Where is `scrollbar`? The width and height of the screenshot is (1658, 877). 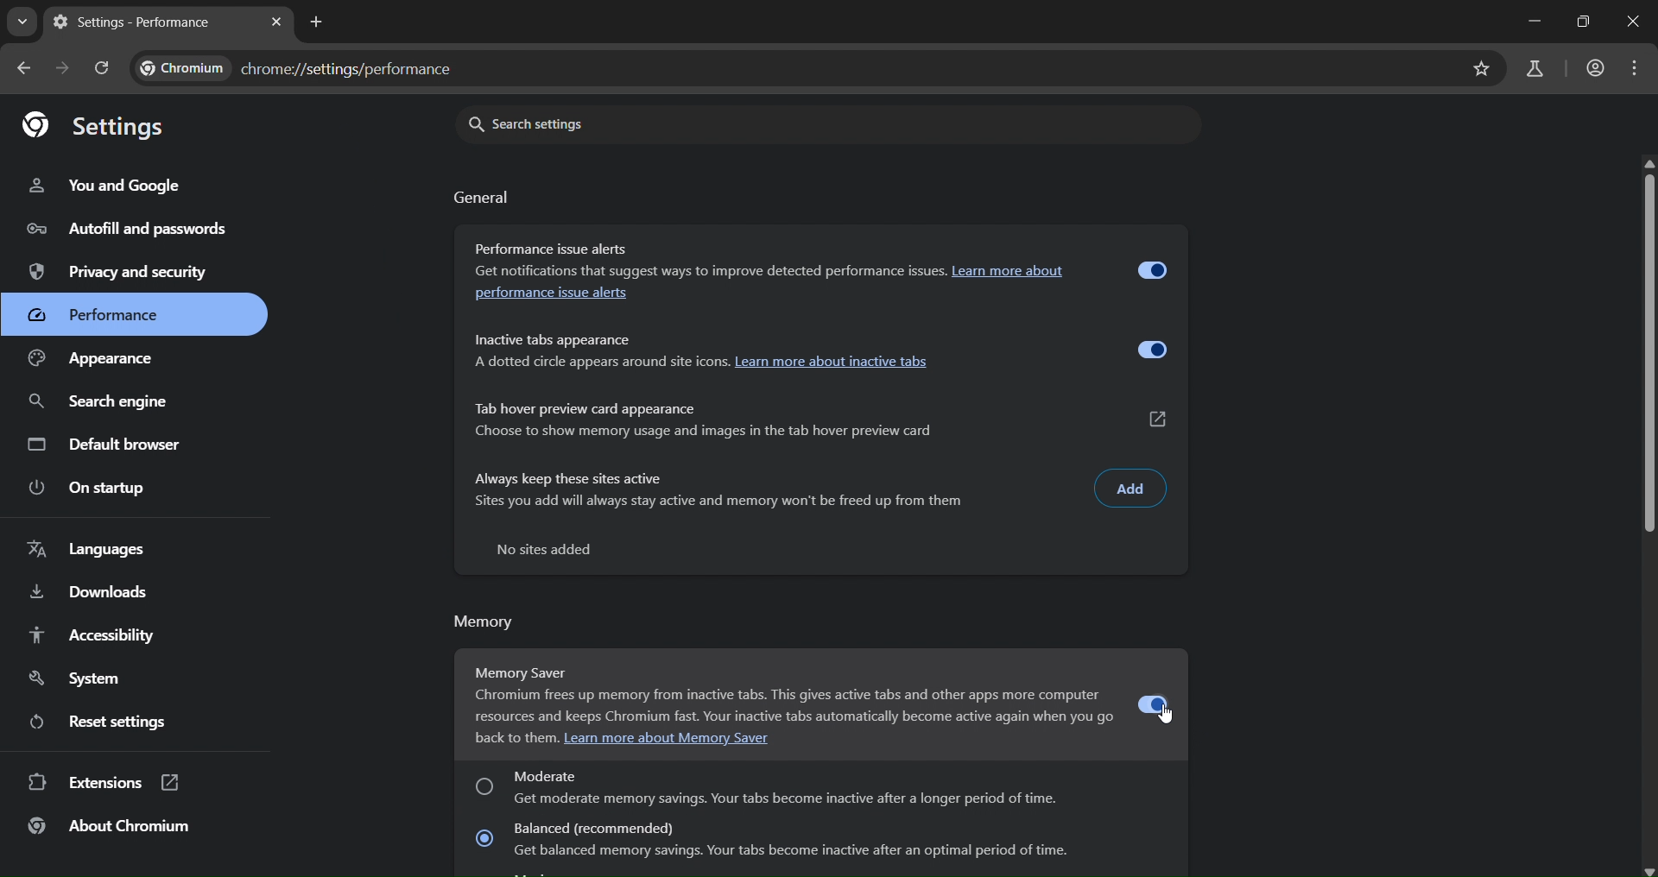 scrollbar is located at coordinates (1654, 516).